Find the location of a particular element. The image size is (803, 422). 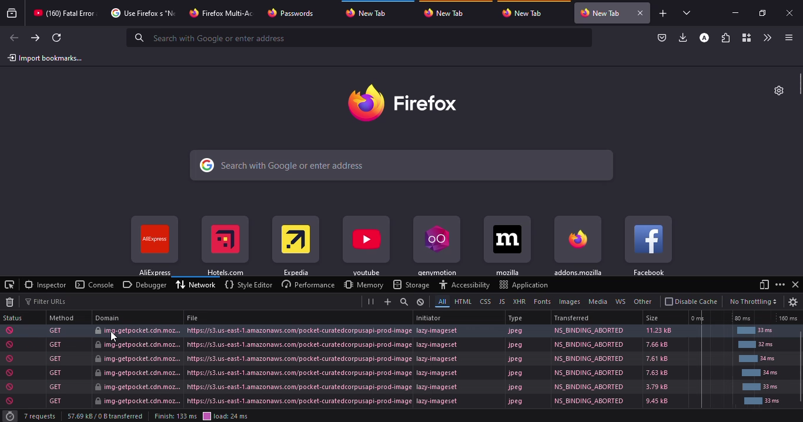

memory is located at coordinates (363, 284).